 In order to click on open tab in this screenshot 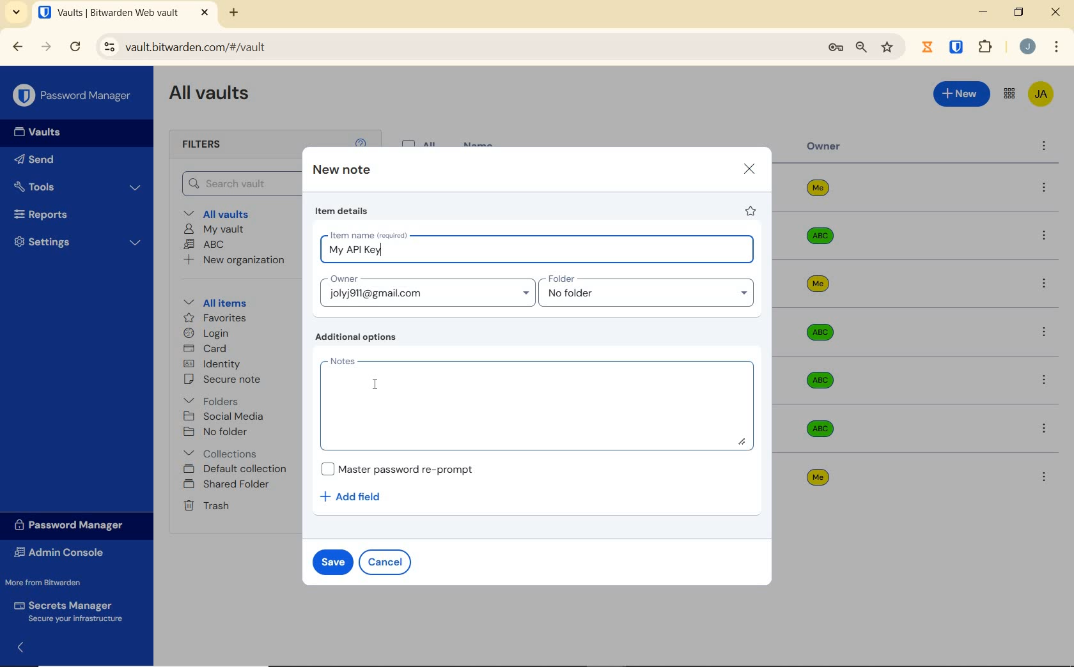, I will do `click(108, 13)`.